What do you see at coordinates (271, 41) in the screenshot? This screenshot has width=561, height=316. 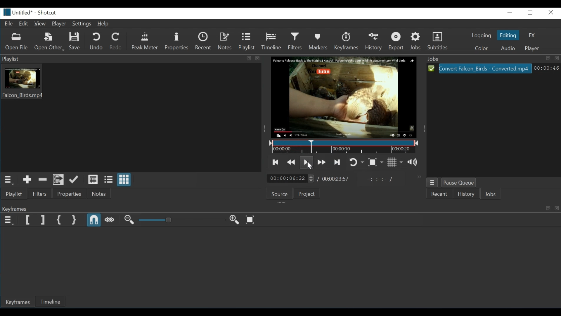 I see `Timeline` at bounding box center [271, 41].